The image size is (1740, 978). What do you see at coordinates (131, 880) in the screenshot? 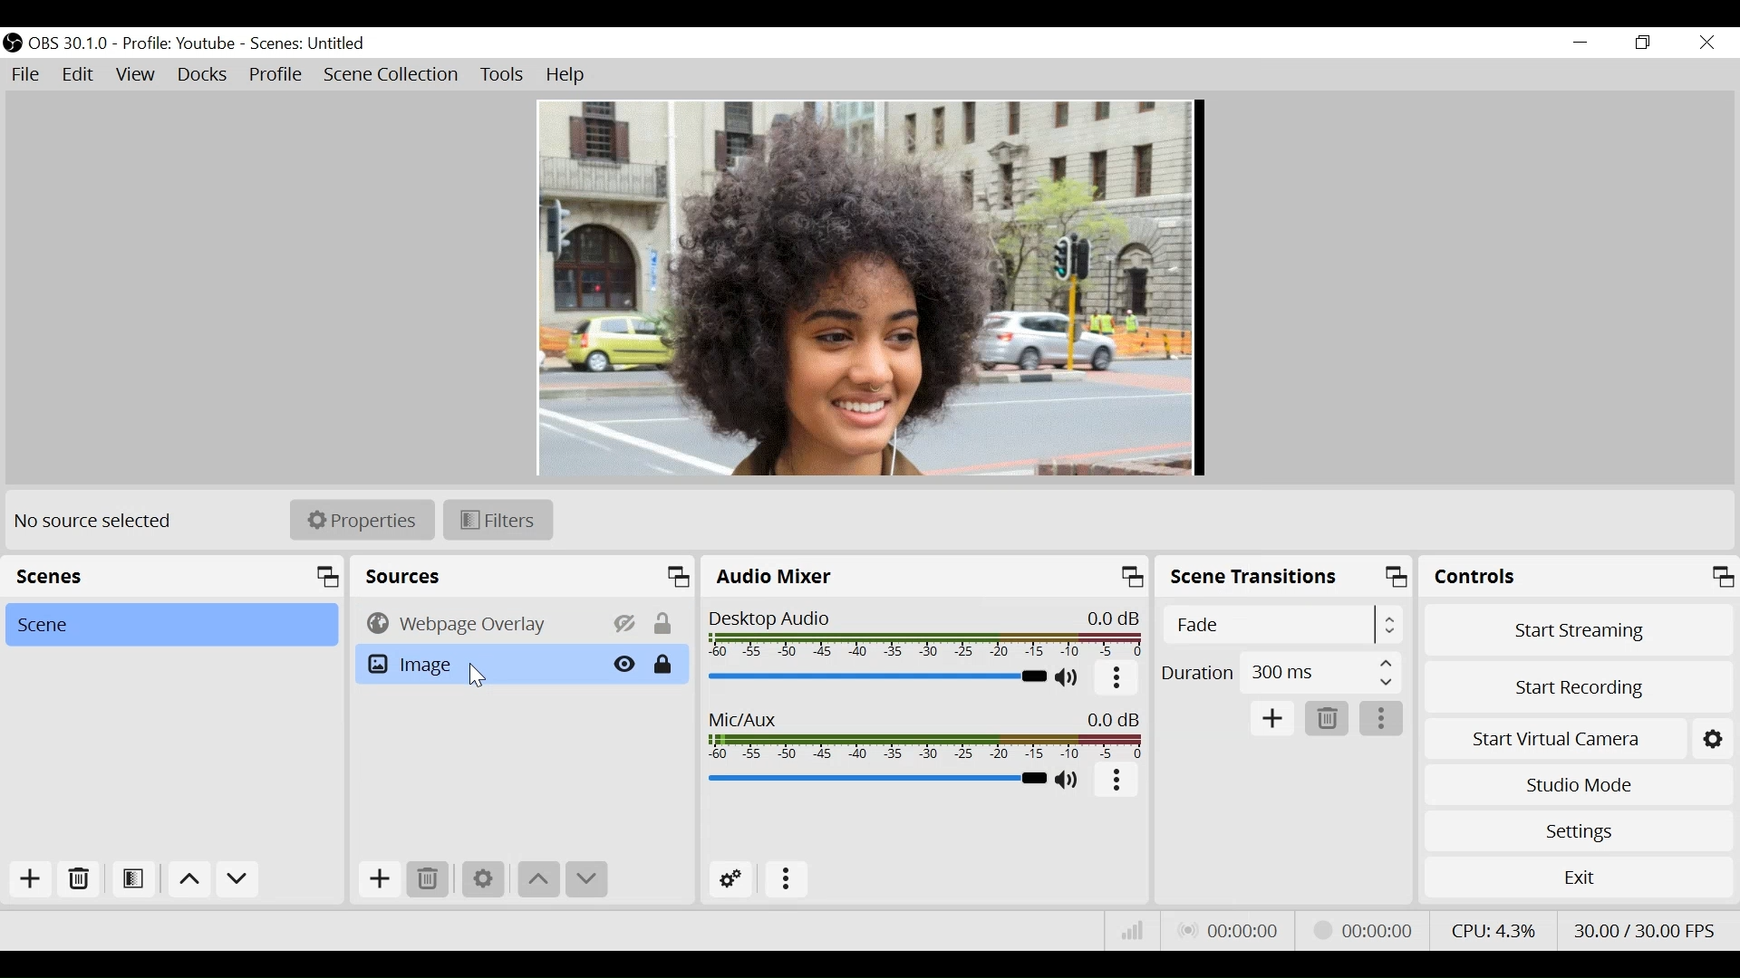
I see `Open Scene Filter` at bounding box center [131, 880].